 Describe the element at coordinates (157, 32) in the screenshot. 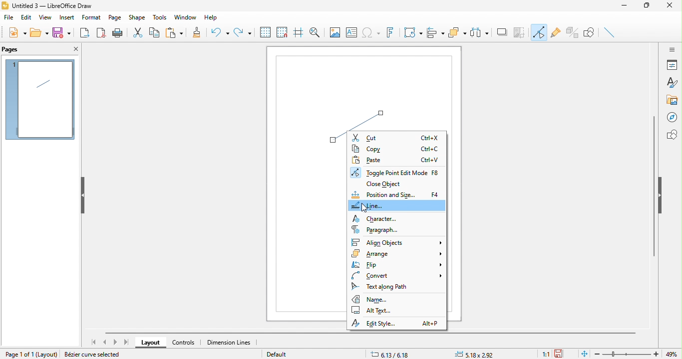

I see `copy` at that location.